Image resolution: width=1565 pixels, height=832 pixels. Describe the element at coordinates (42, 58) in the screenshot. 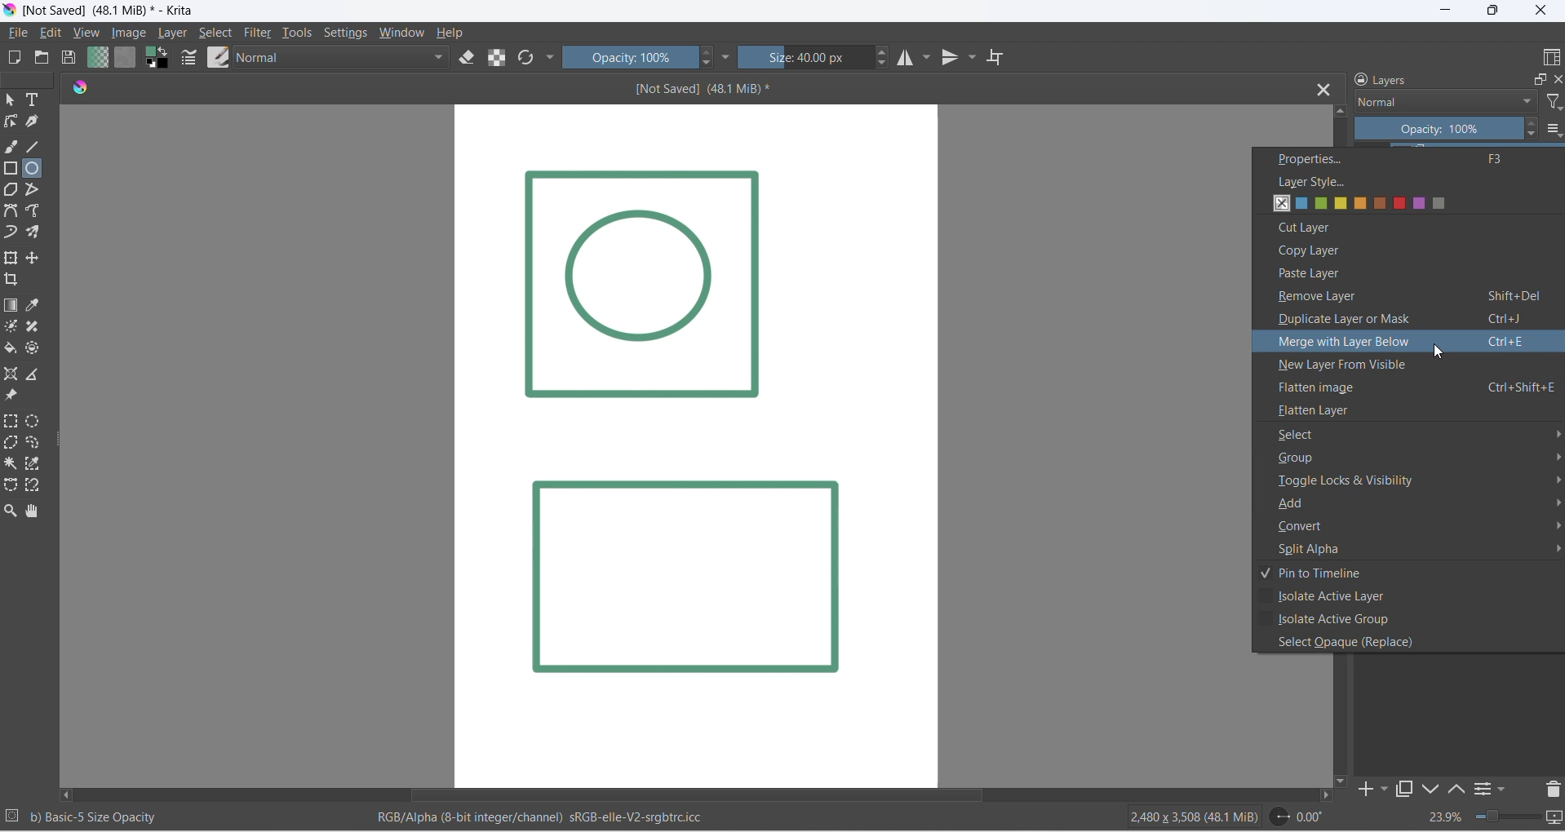

I see `open` at that location.